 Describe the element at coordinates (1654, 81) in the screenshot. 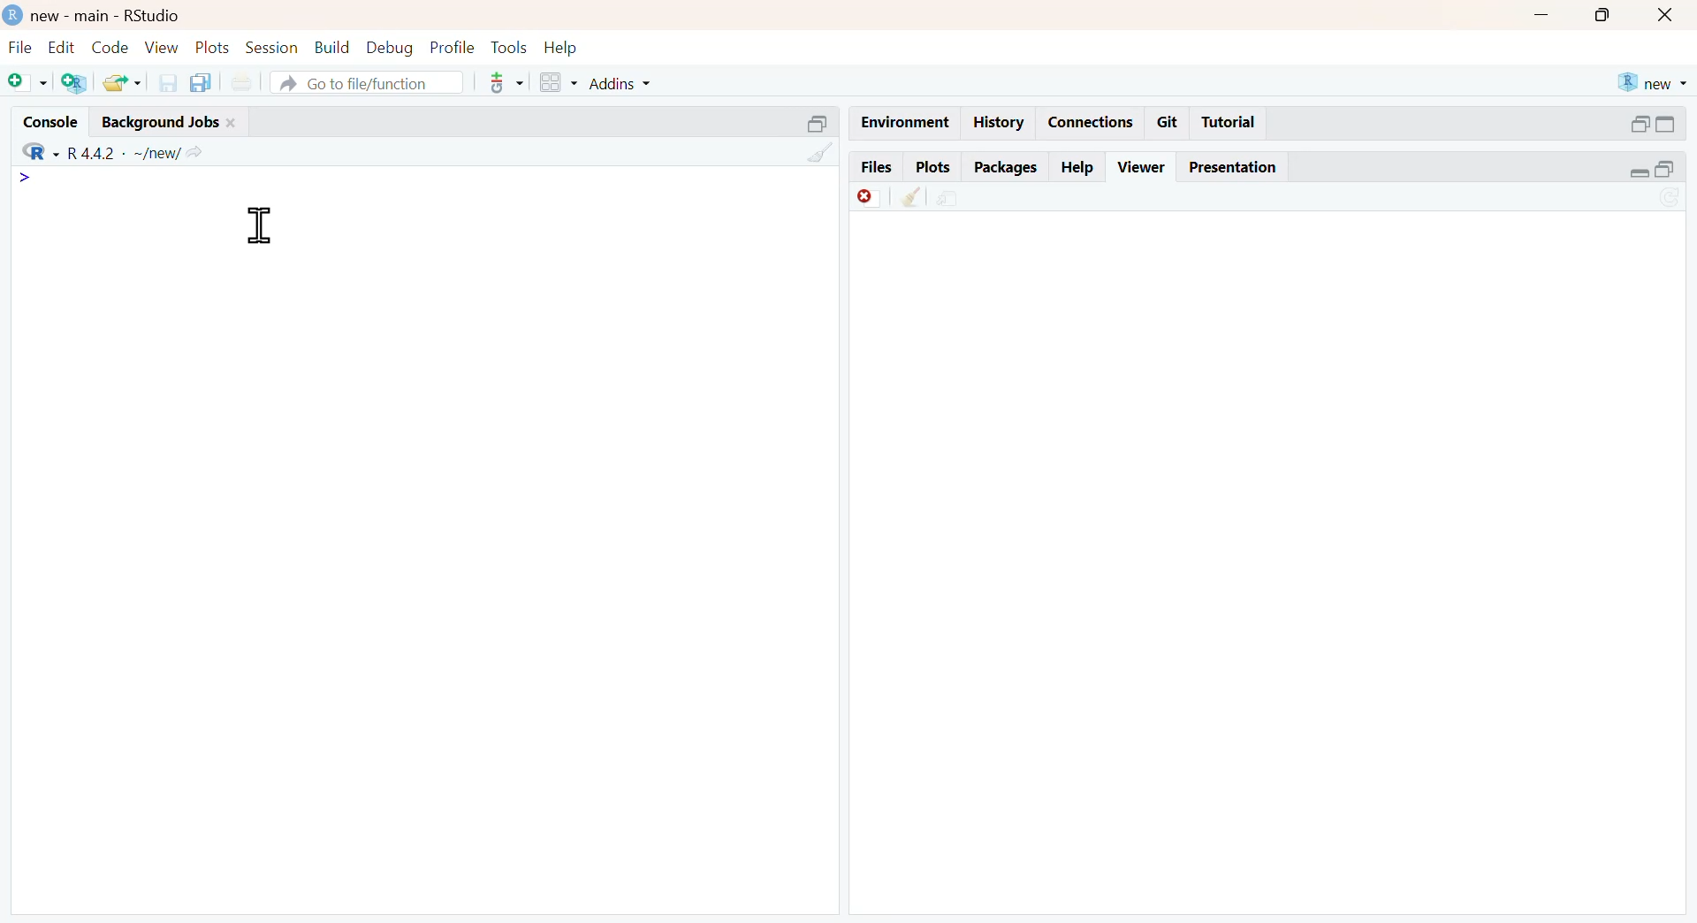

I see `new` at that location.